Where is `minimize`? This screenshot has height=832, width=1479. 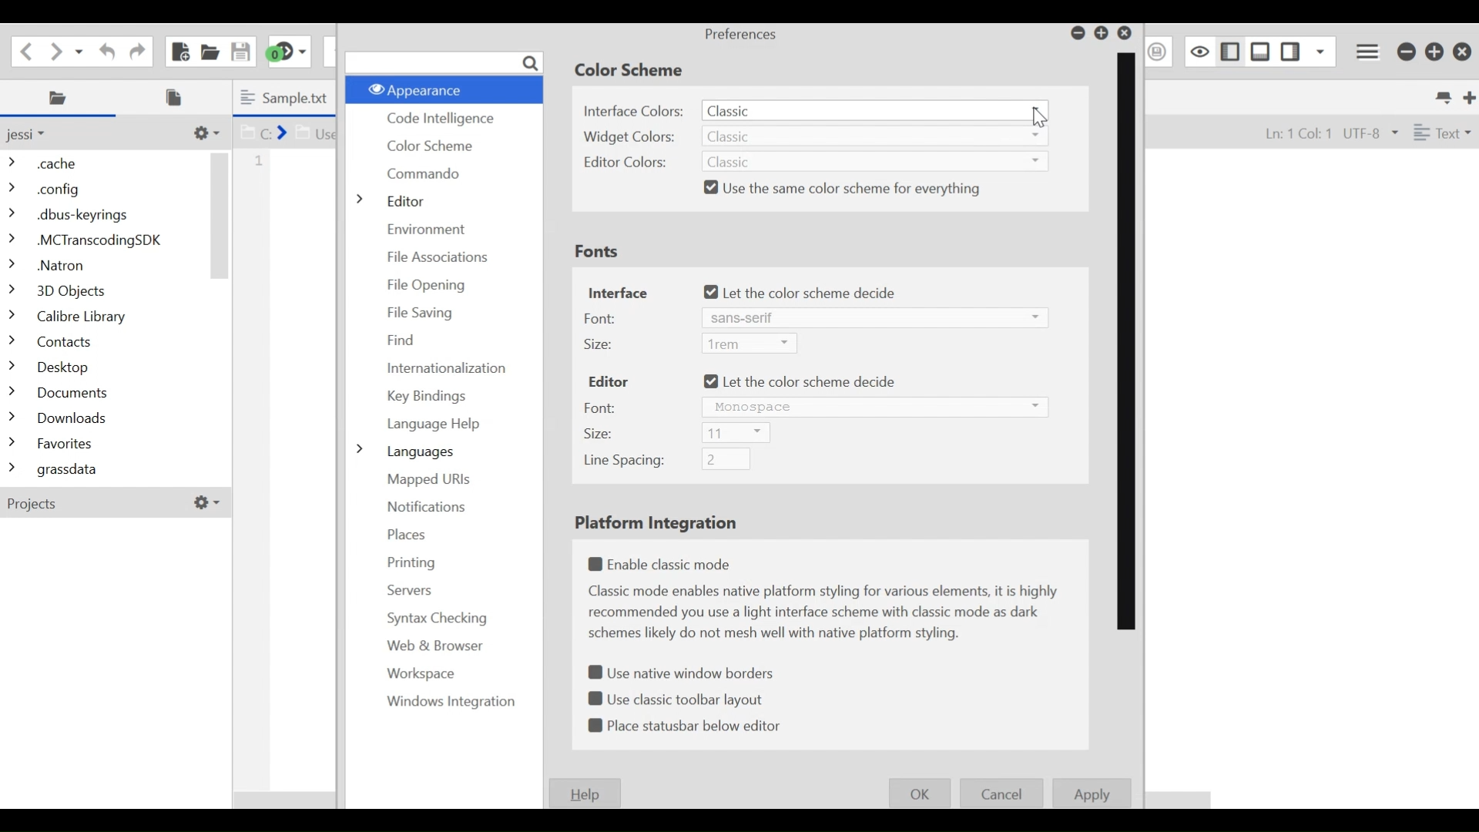
minimize is located at coordinates (1406, 52).